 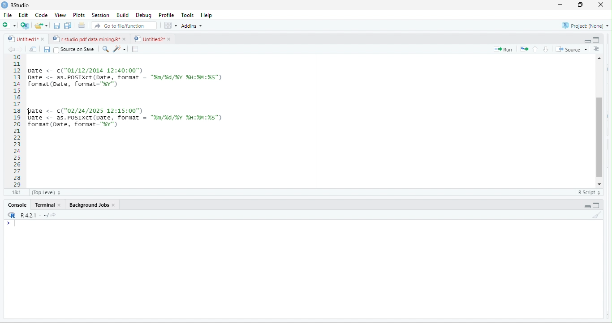 What do you see at coordinates (86, 39) in the screenshot?
I see `© | r studio pdf data mining.R*` at bounding box center [86, 39].